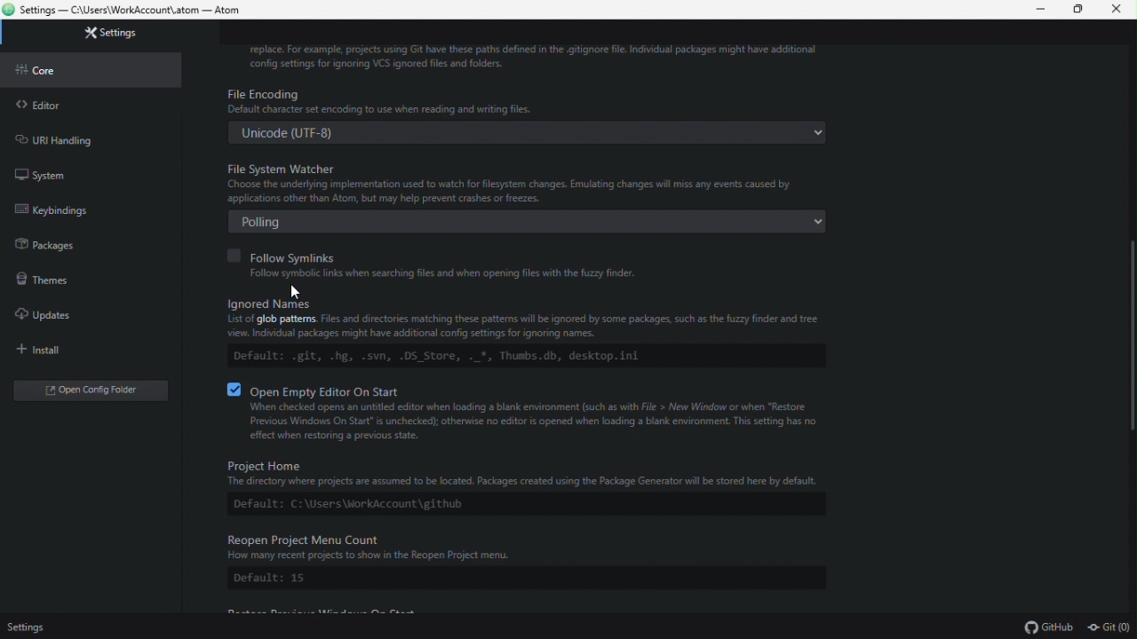 The image size is (1137, 639). Describe the element at coordinates (77, 348) in the screenshot. I see `install` at that location.